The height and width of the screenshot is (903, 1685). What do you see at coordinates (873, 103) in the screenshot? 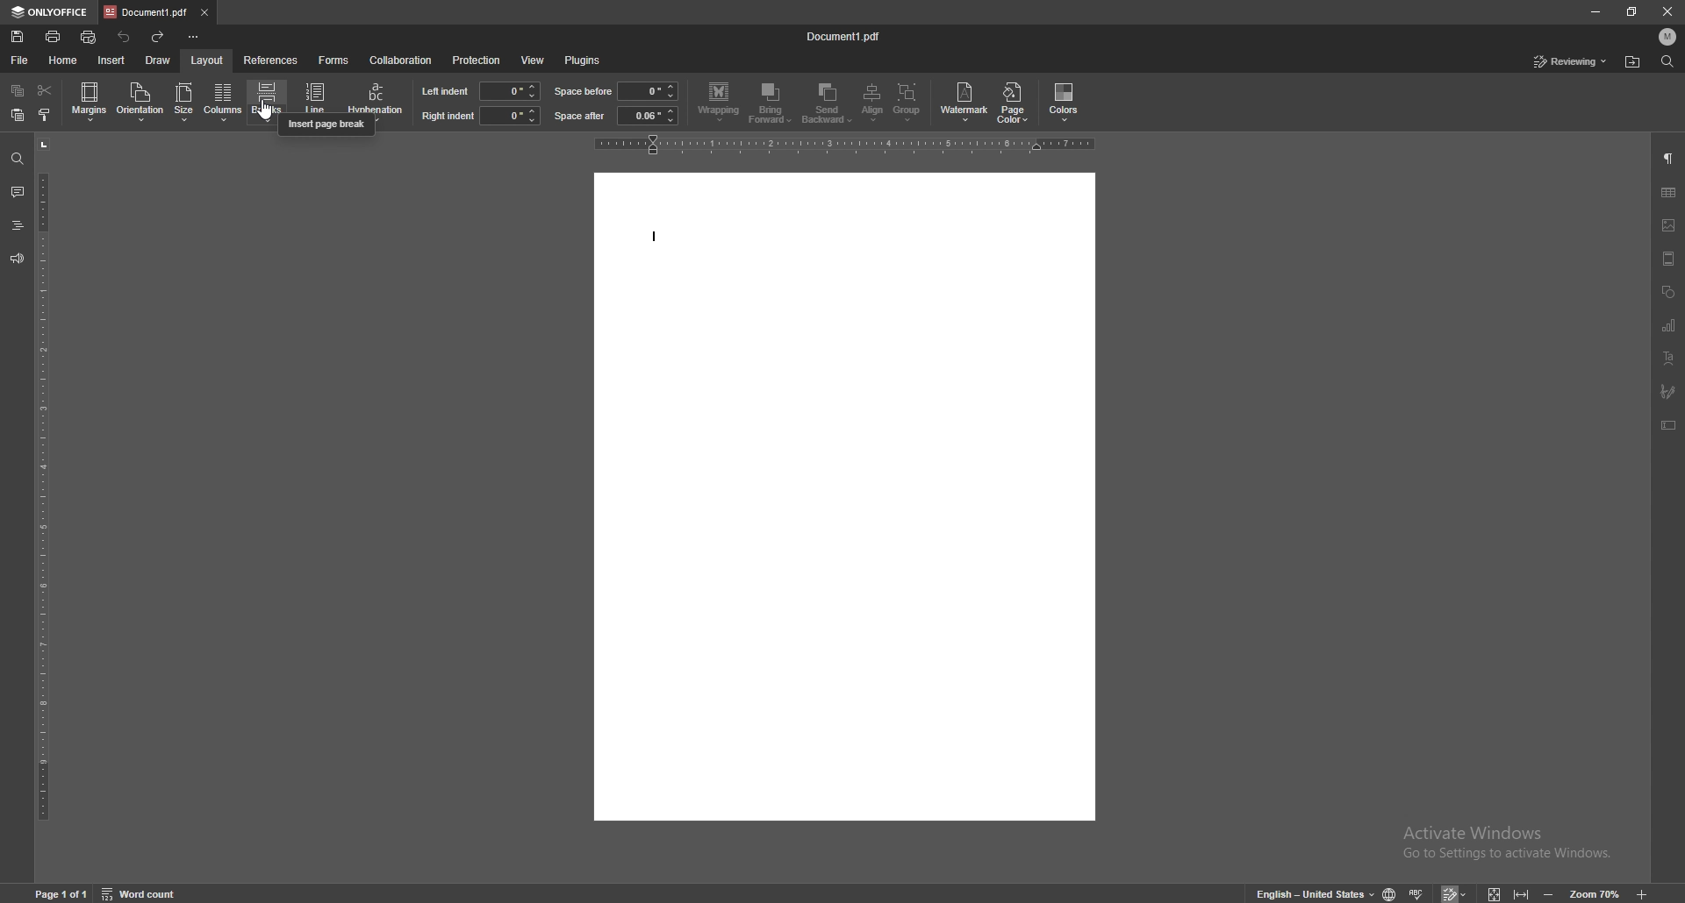
I see `align` at bounding box center [873, 103].